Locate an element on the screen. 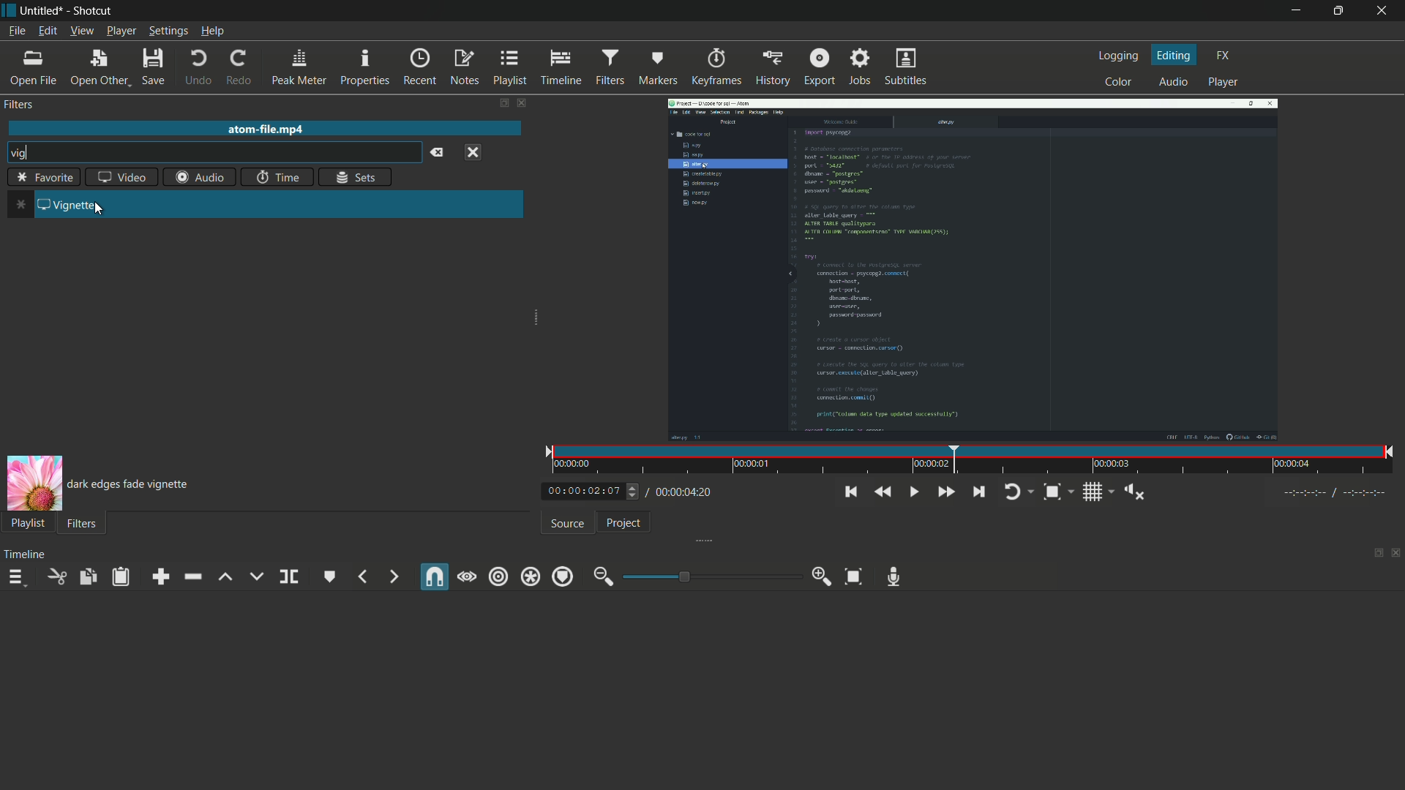 The width and height of the screenshot is (1405, 790). cursor is located at coordinates (100, 210).